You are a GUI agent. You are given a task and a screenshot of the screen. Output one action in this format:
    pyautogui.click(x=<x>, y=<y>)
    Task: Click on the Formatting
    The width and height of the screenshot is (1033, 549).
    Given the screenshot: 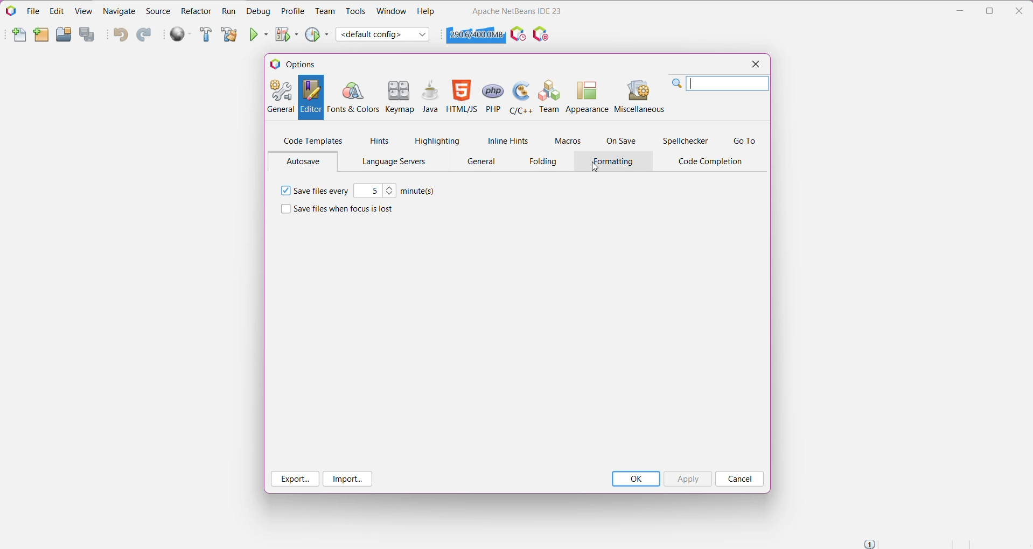 What is the action you would take?
    pyautogui.click(x=615, y=162)
    